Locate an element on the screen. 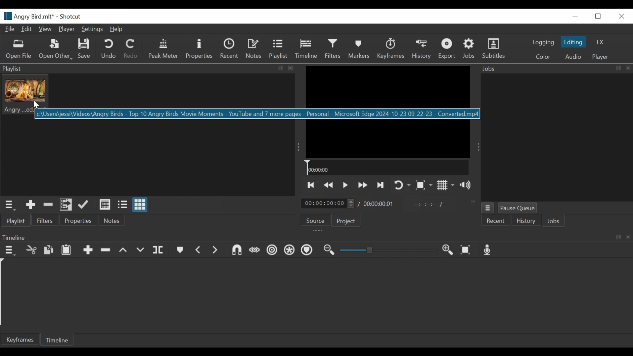  View as icons is located at coordinates (140, 204).